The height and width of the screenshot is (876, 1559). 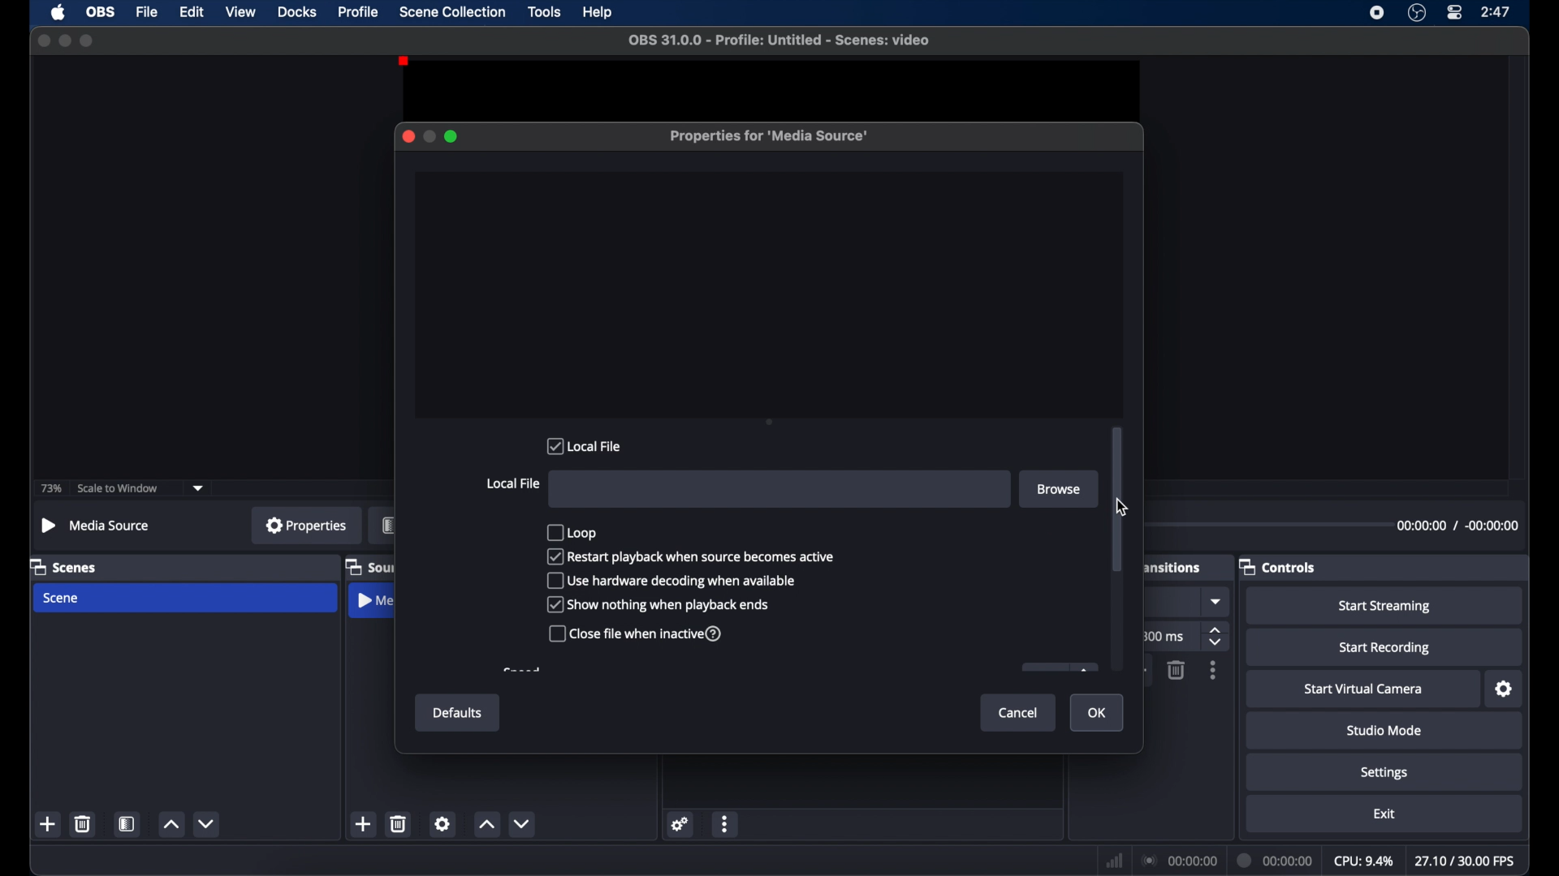 I want to click on connection, so click(x=1180, y=861).